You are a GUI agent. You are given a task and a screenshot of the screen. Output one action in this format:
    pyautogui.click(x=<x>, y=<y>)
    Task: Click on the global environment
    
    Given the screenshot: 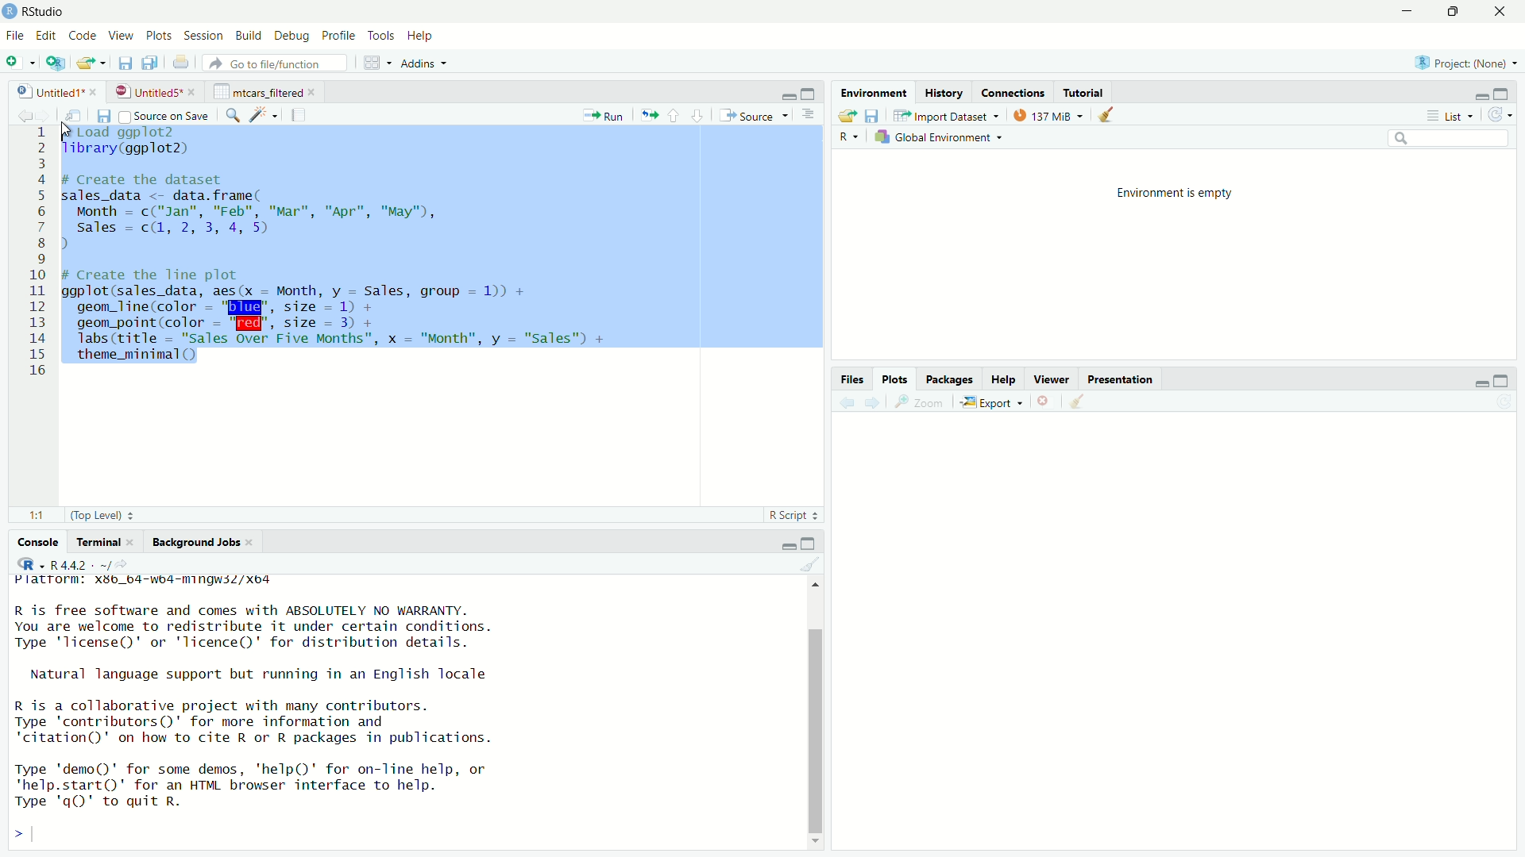 What is the action you would take?
    pyautogui.click(x=936, y=138)
    